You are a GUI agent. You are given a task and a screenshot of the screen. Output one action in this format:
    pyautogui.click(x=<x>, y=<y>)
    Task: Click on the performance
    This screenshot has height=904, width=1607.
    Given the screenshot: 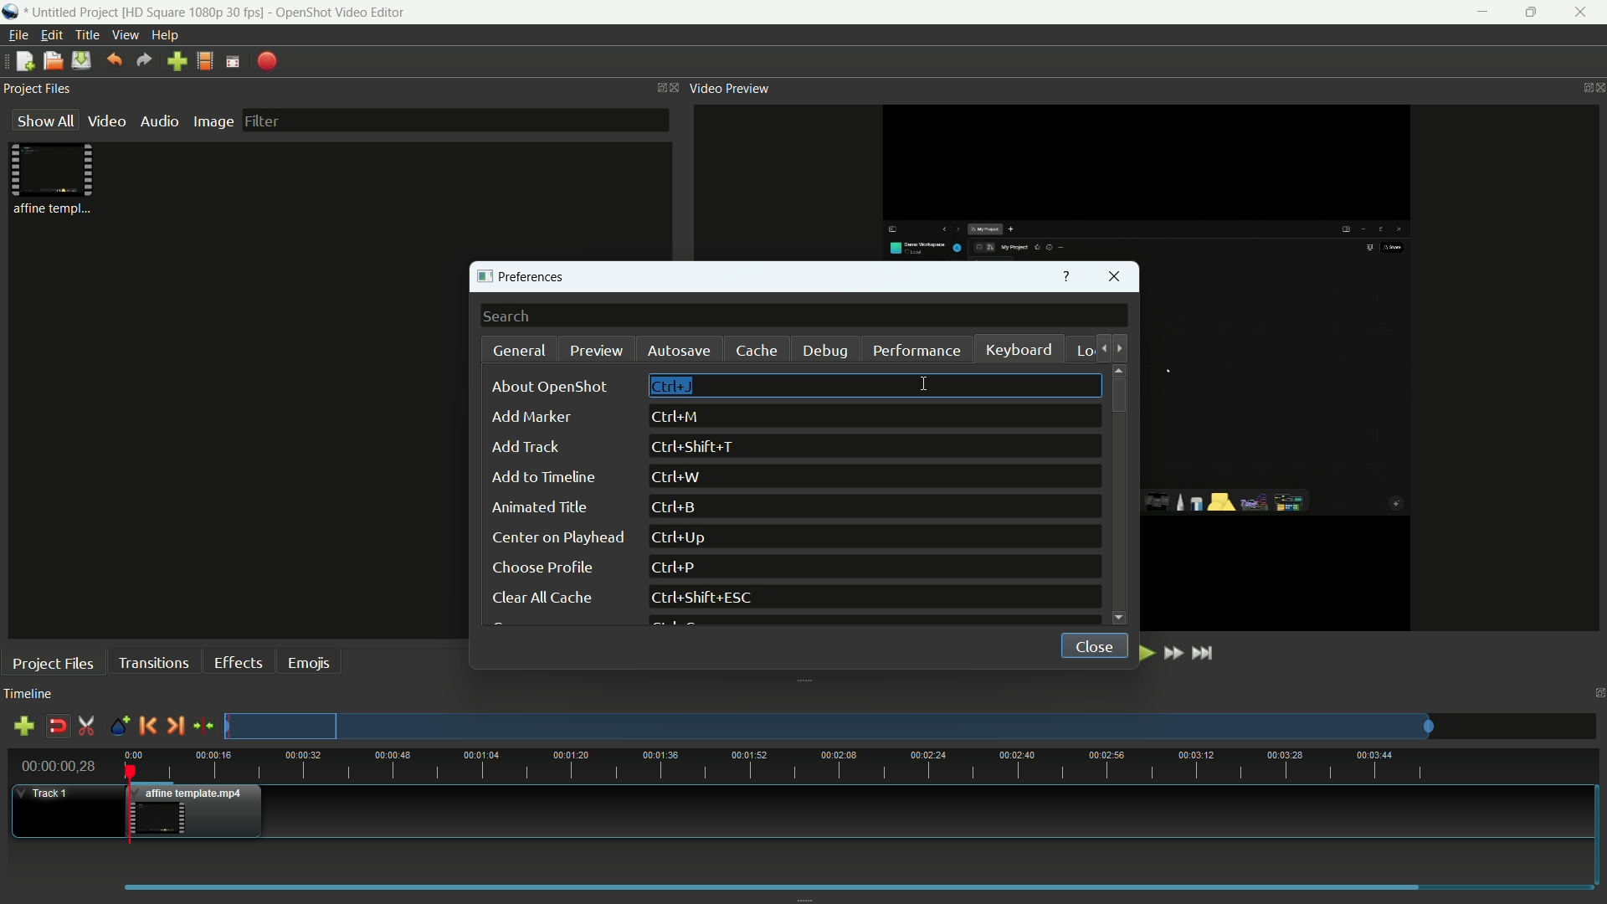 What is the action you would take?
    pyautogui.click(x=916, y=350)
    